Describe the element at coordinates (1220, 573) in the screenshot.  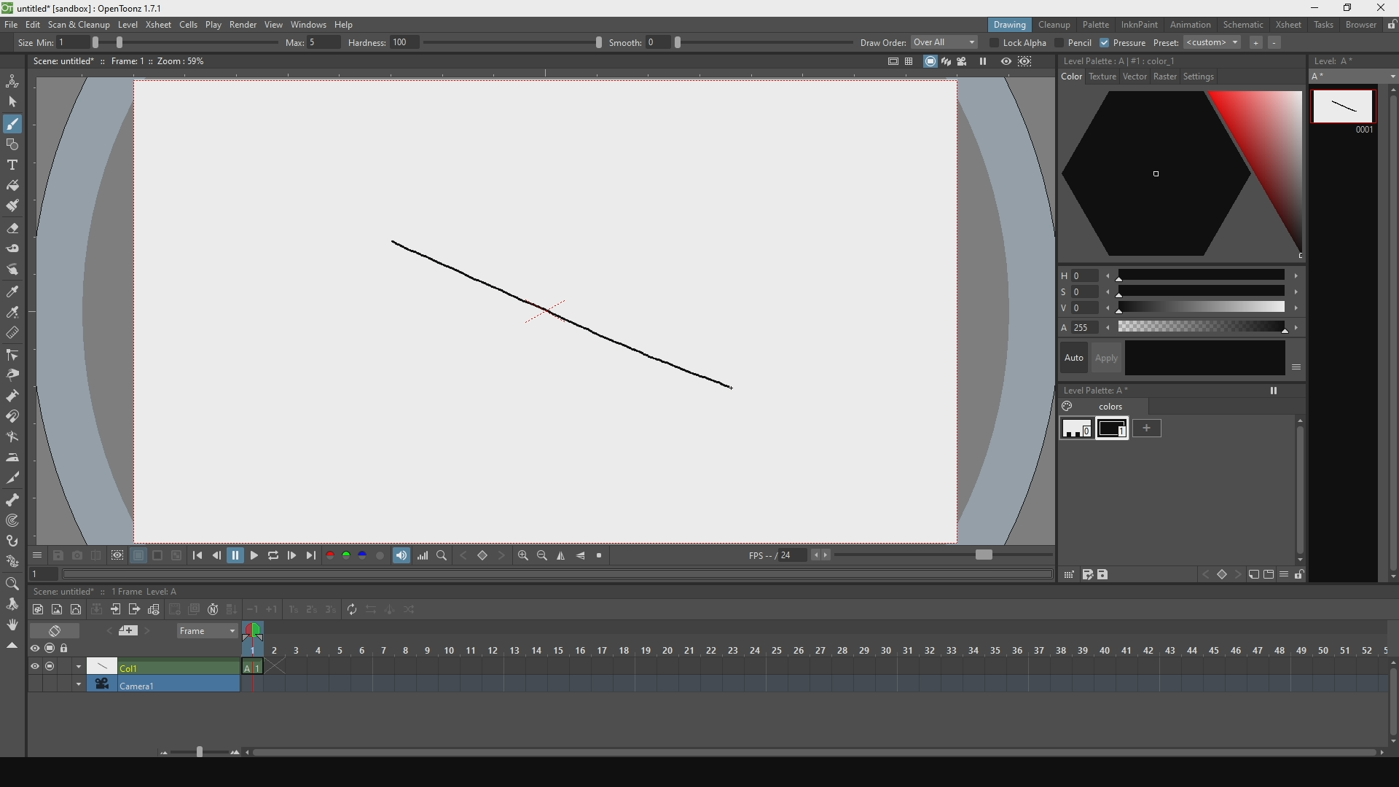
I see `icon` at that location.